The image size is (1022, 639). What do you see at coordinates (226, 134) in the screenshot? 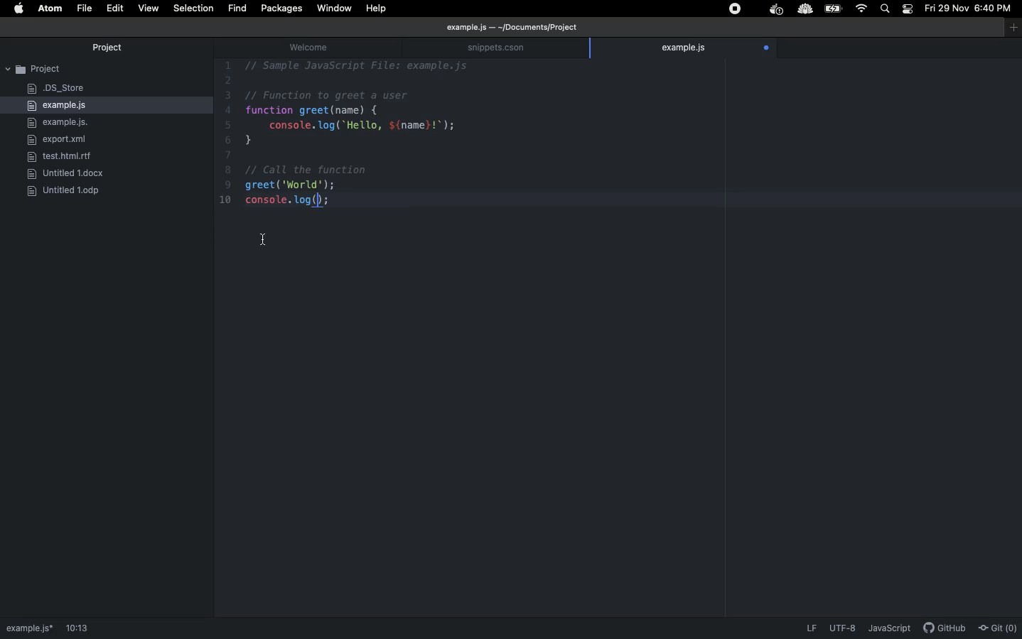
I see `line number` at bounding box center [226, 134].